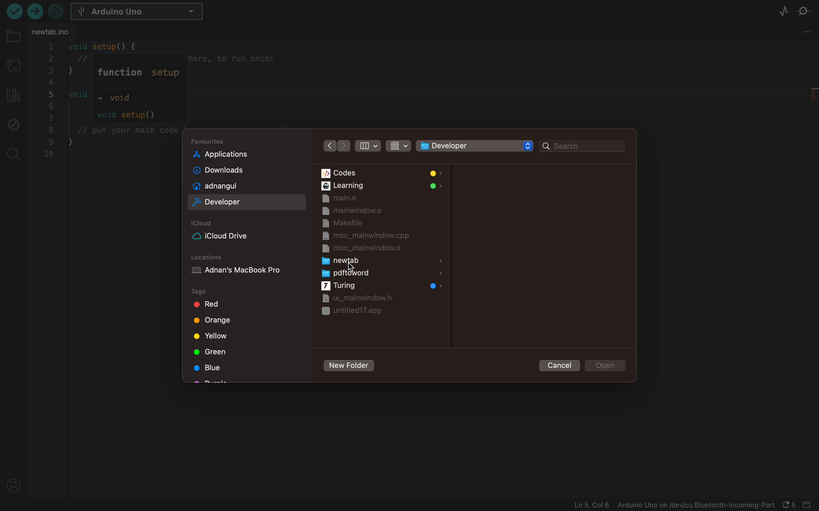  I want to click on turing, so click(380, 286).